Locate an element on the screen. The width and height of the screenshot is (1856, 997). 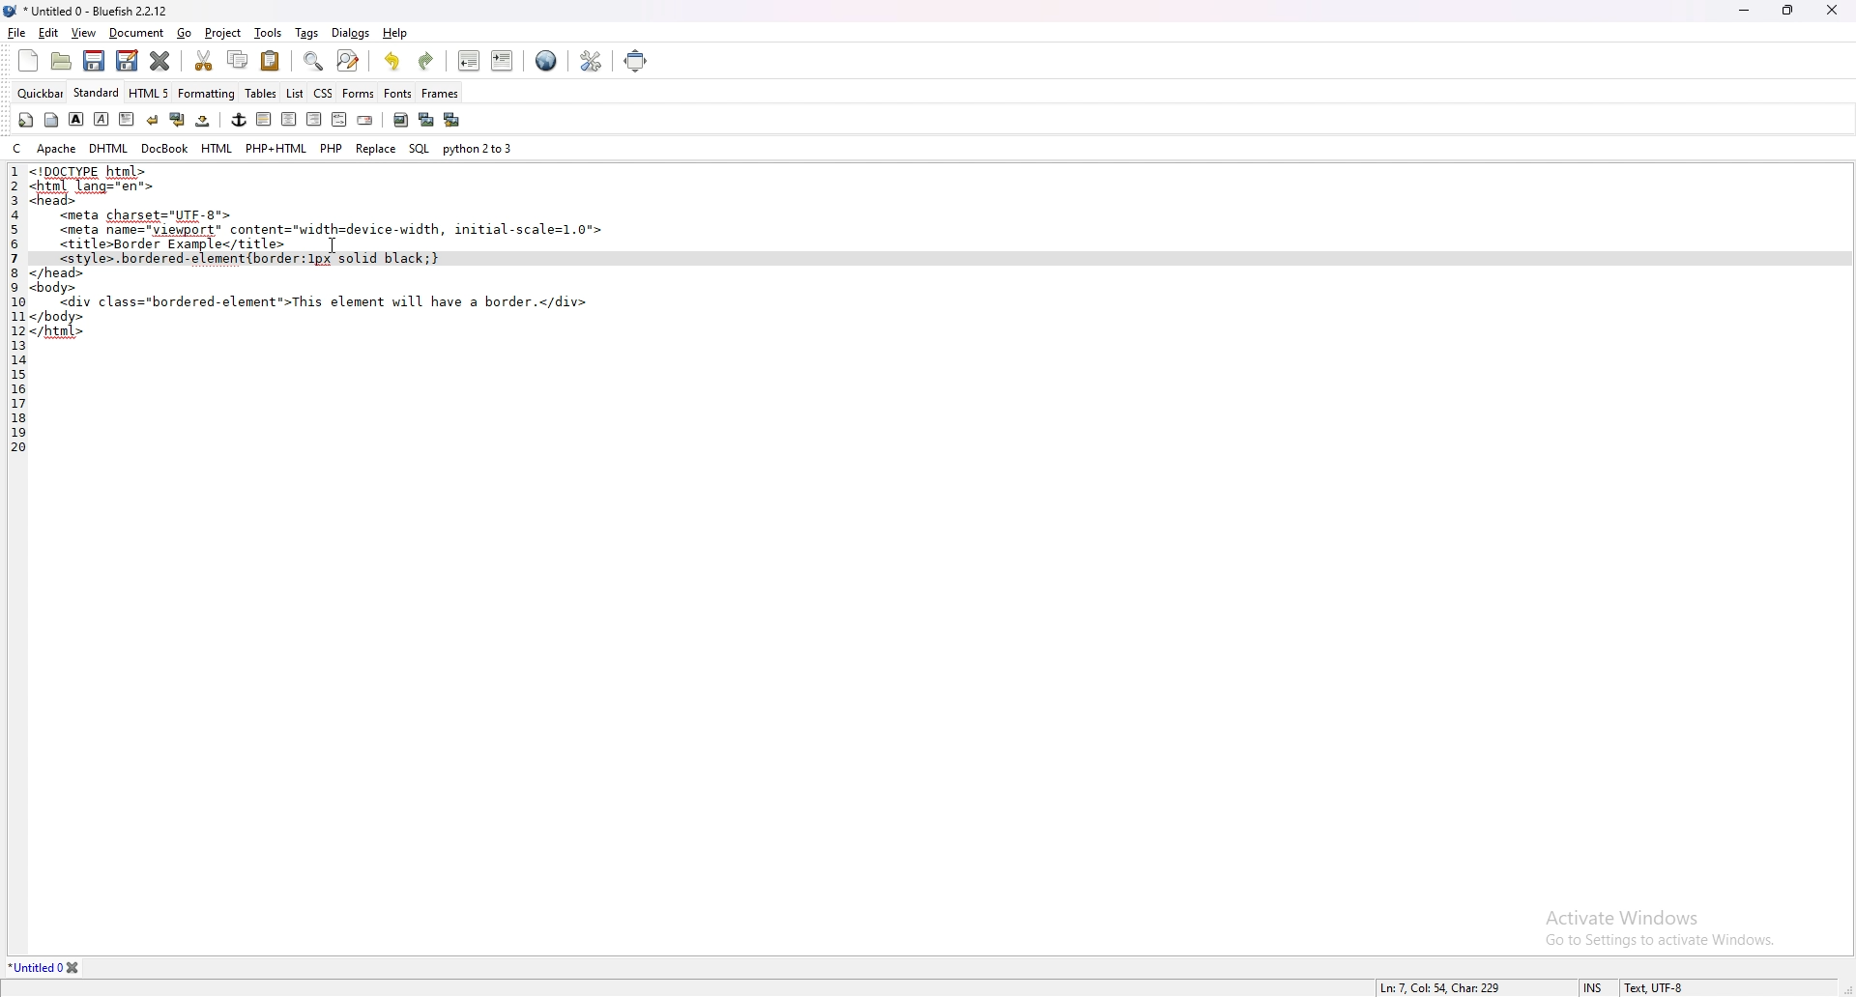
dhtml is located at coordinates (110, 147).